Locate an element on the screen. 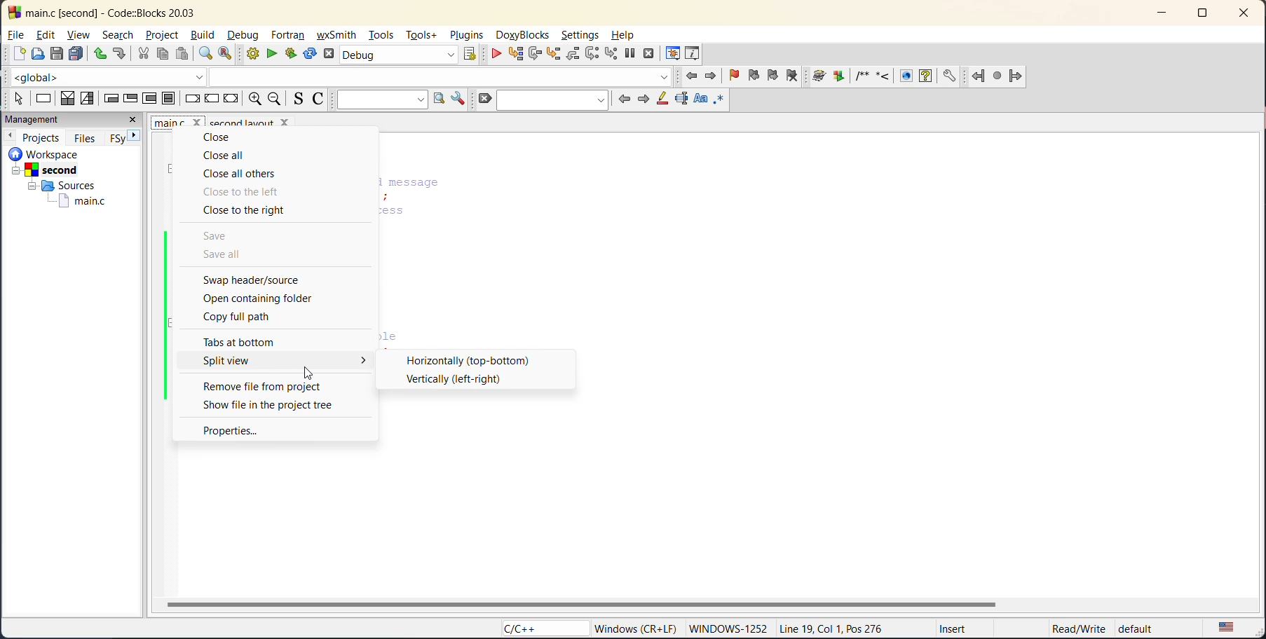 The width and height of the screenshot is (1266, 639). jump forward is located at coordinates (1017, 76).